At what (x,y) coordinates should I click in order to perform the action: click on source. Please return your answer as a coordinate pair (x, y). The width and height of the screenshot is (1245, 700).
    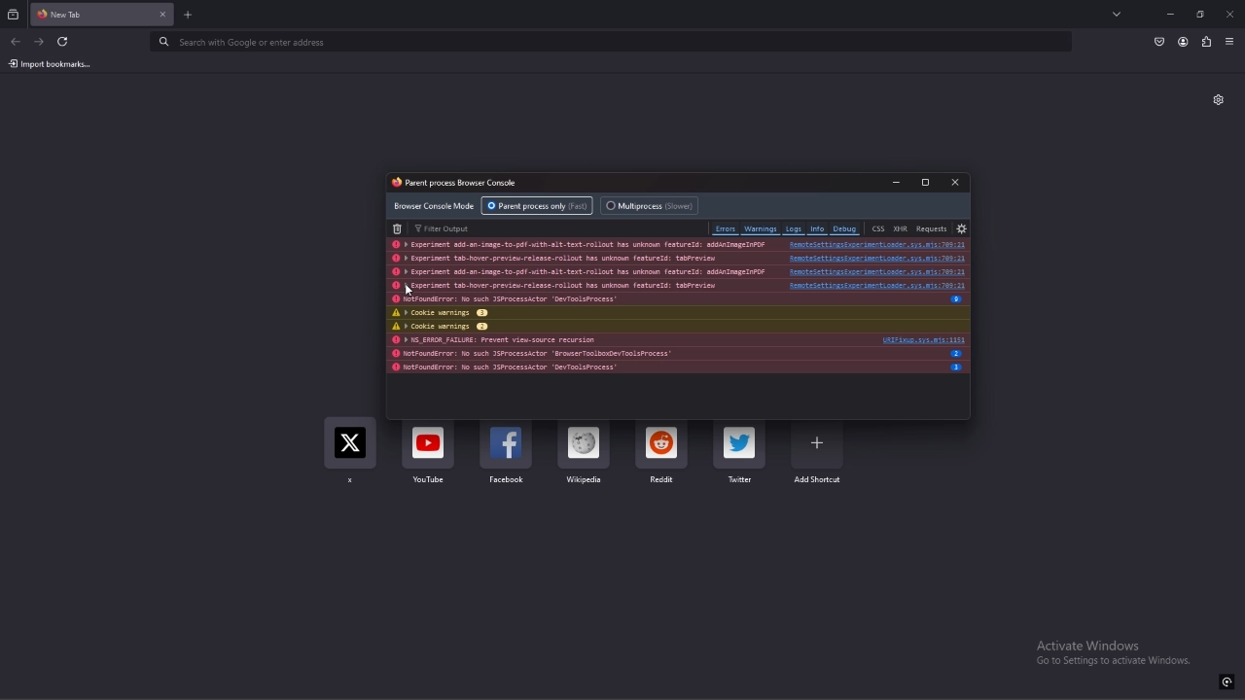
    Looking at the image, I should click on (877, 258).